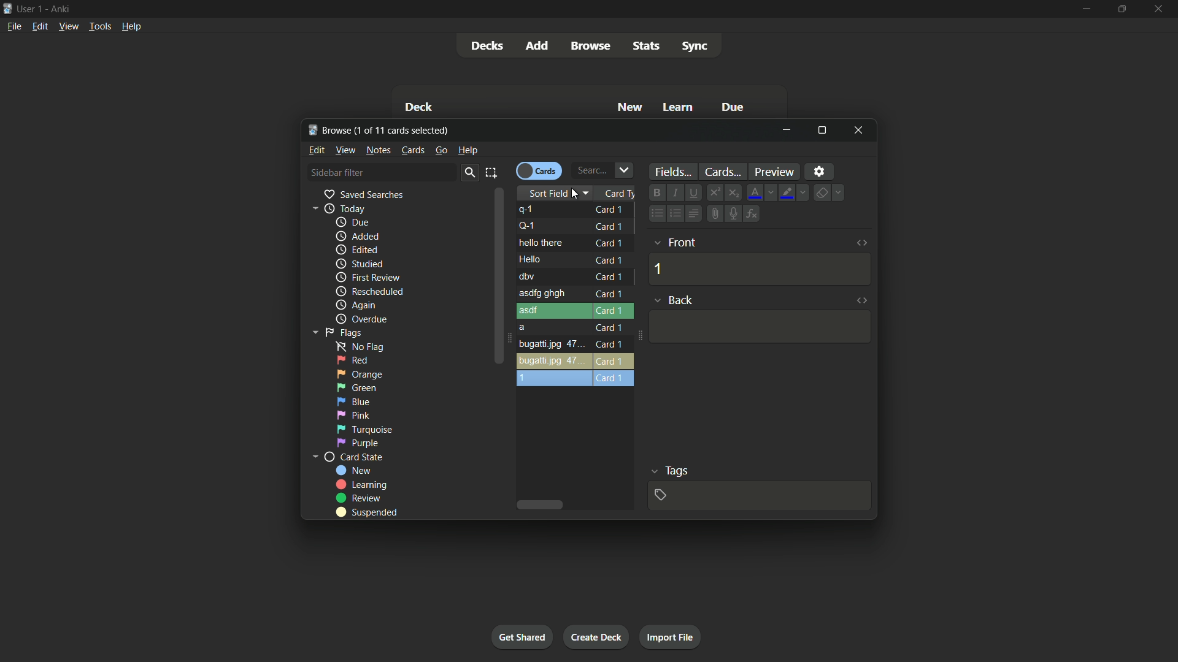 This screenshot has width=1178, height=662. Describe the element at coordinates (679, 107) in the screenshot. I see `learn` at that location.